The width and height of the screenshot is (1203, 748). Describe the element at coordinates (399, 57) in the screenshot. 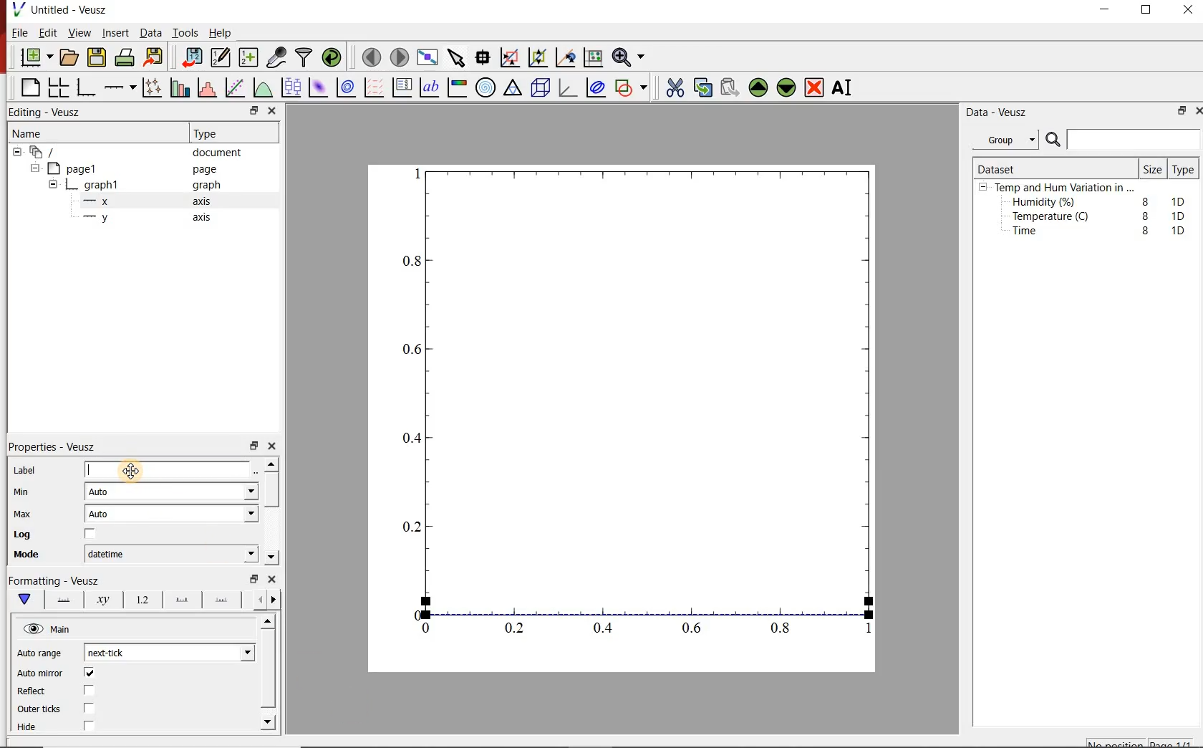

I see `move to the next page` at that location.